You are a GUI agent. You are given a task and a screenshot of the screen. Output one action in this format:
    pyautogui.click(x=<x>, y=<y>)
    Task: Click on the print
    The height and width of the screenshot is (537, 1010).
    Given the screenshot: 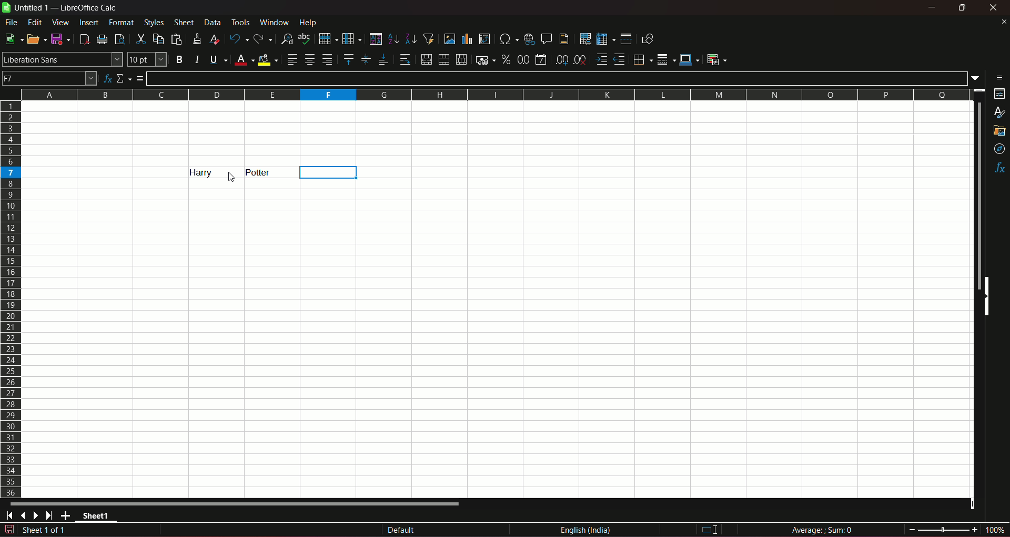 What is the action you would take?
    pyautogui.click(x=103, y=40)
    